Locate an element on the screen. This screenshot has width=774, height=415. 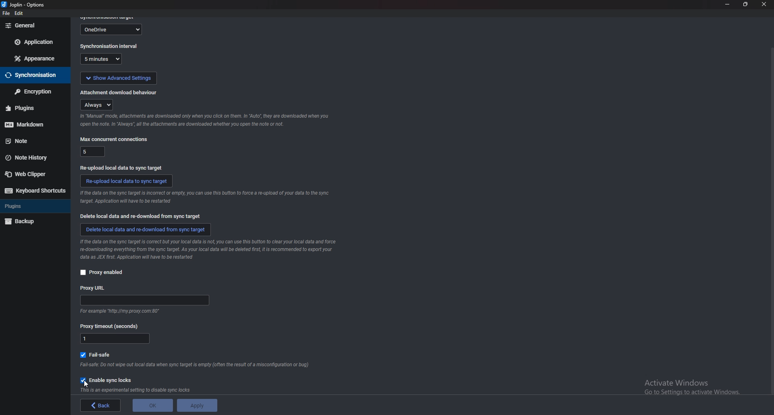
file is located at coordinates (5, 14).